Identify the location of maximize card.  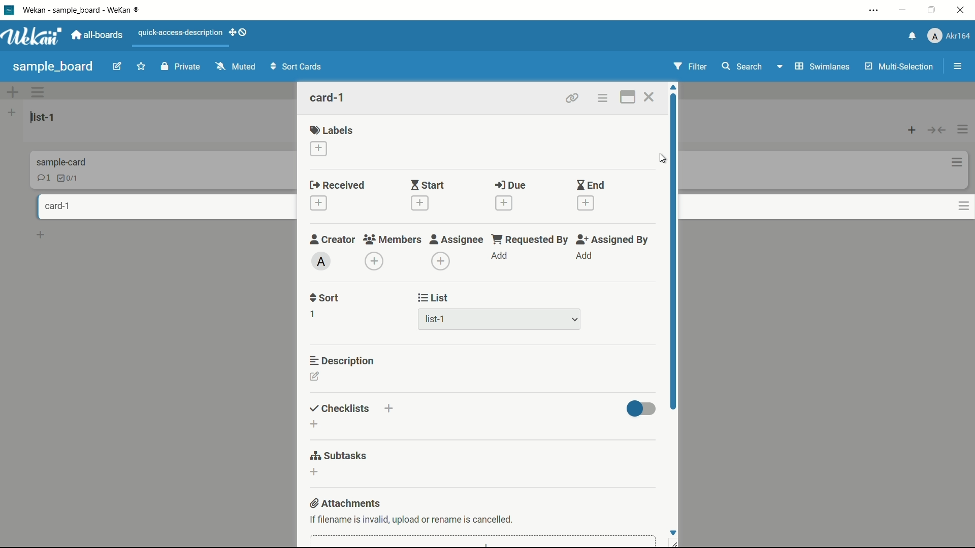
(628, 96).